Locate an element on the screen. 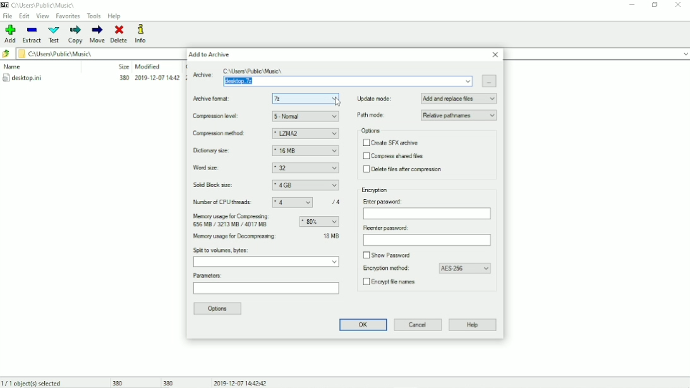 This screenshot has height=388, width=690. Close is located at coordinates (679, 4).